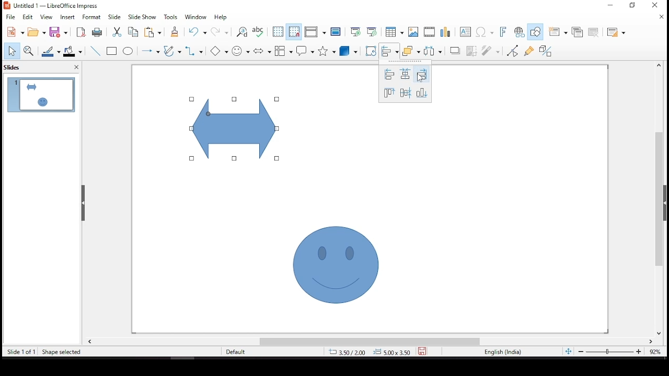 Image resolution: width=669 pixels, height=376 pixels. I want to click on 6.07/4.08, so click(348, 352).